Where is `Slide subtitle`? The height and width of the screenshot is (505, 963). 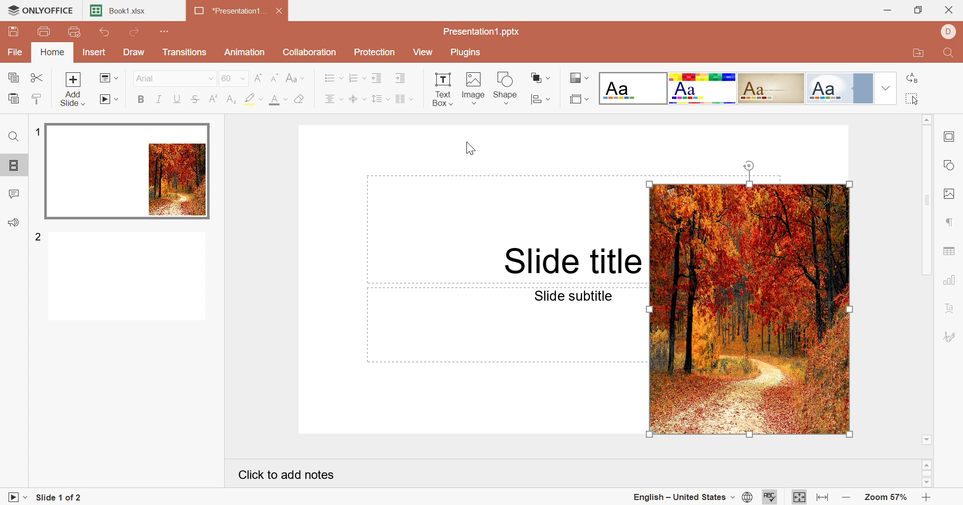
Slide subtitle is located at coordinates (575, 296).